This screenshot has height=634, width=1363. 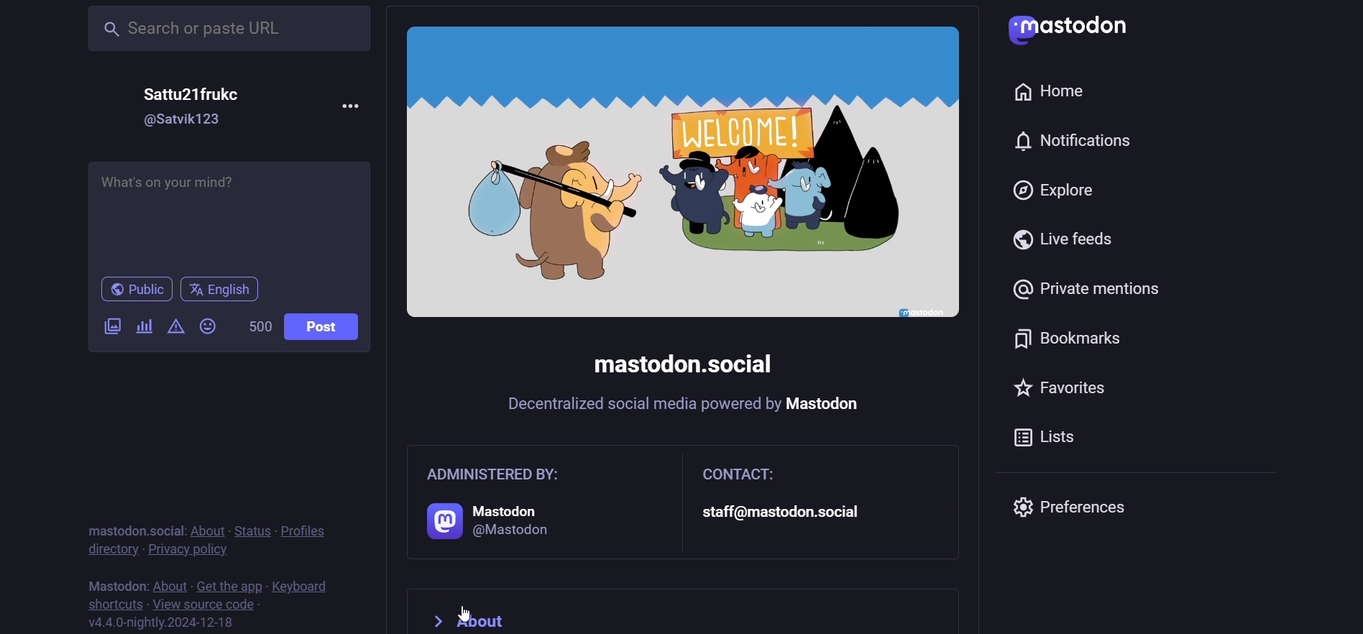 I want to click on contact, so click(x=820, y=500).